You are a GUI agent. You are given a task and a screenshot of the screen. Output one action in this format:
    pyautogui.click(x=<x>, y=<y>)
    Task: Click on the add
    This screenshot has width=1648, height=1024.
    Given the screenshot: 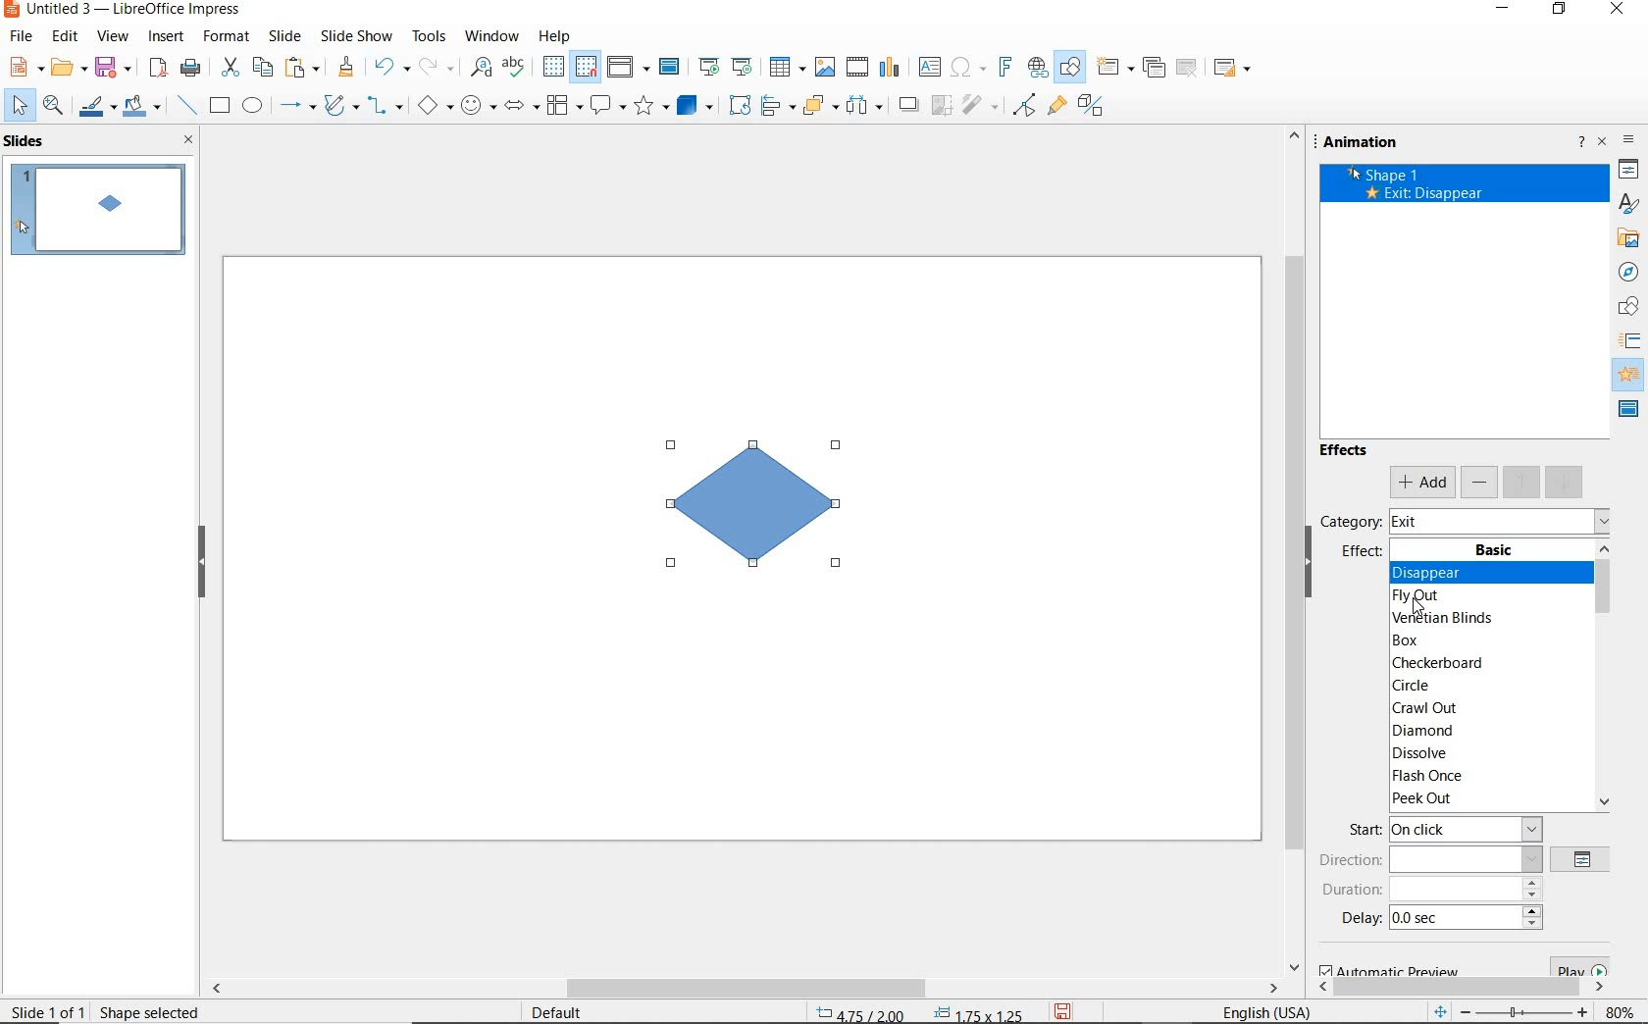 What is the action you would take?
    pyautogui.click(x=1422, y=483)
    